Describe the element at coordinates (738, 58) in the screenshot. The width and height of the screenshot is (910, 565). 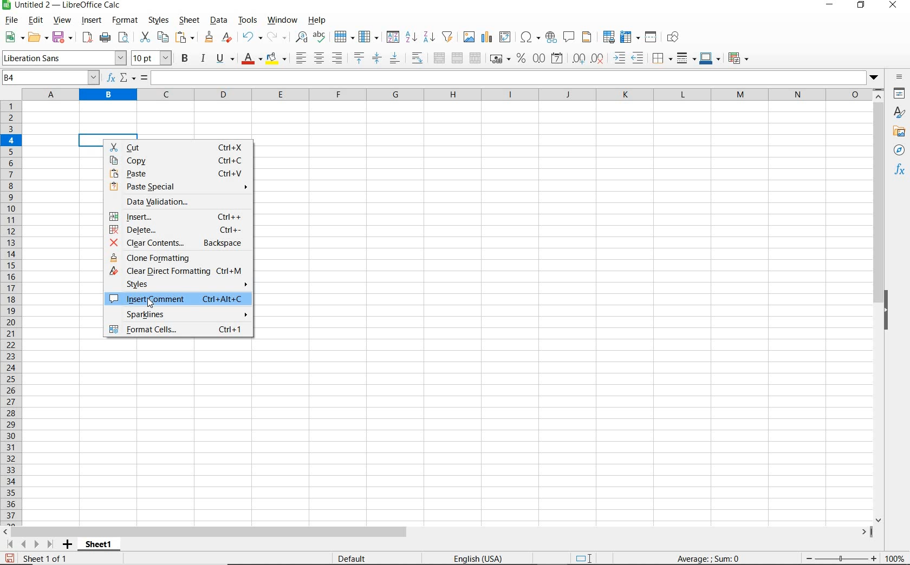
I see `conditional` at that location.